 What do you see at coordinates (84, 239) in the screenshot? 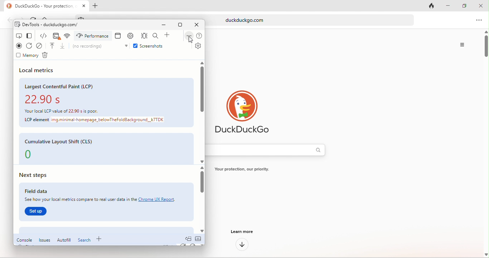
I see `search` at bounding box center [84, 239].